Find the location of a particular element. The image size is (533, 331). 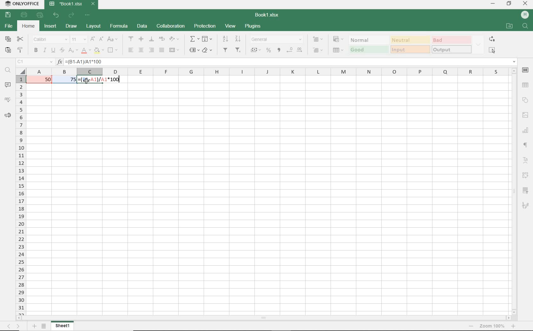

find is located at coordinates (8, 71).